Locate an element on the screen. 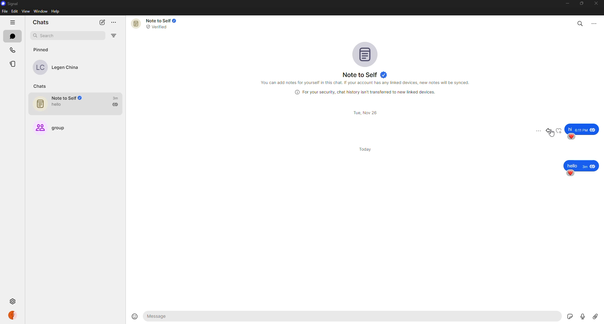 The height and width of the screenshot is (324, 604). reaction is located at coordinates (572, 137).